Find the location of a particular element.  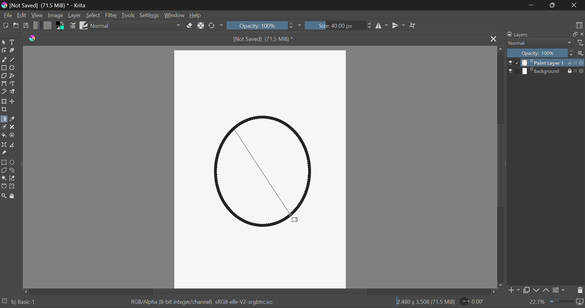

Bezier Curve Selection is located at coordinates (4, 187).